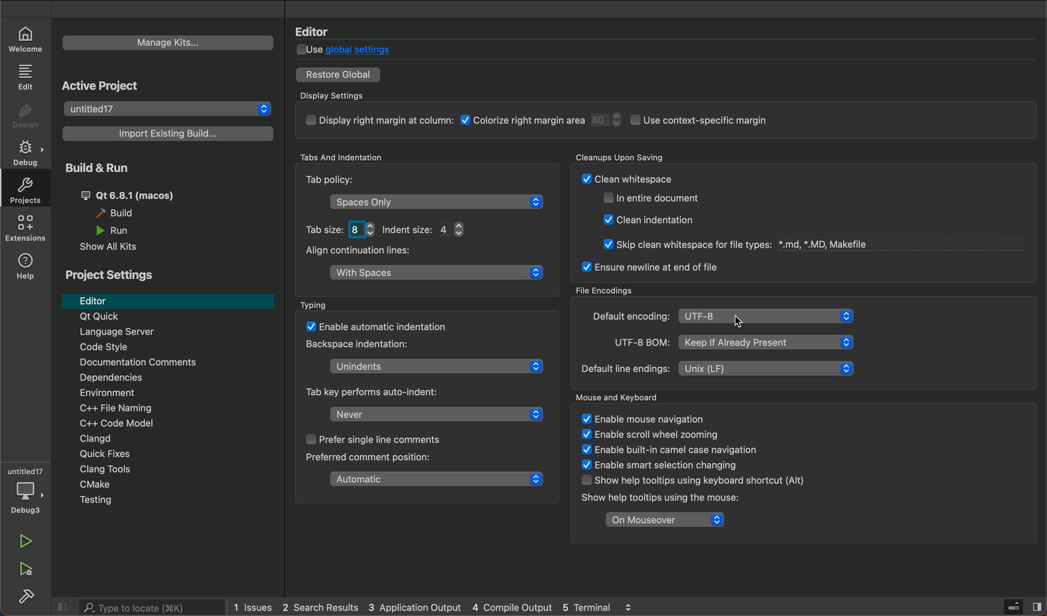 The height and width of the screenshot is (616, 1047). Describe the element at coordinates (369, 251) in the screenshot. I see `Align continuation lines:` at that location.